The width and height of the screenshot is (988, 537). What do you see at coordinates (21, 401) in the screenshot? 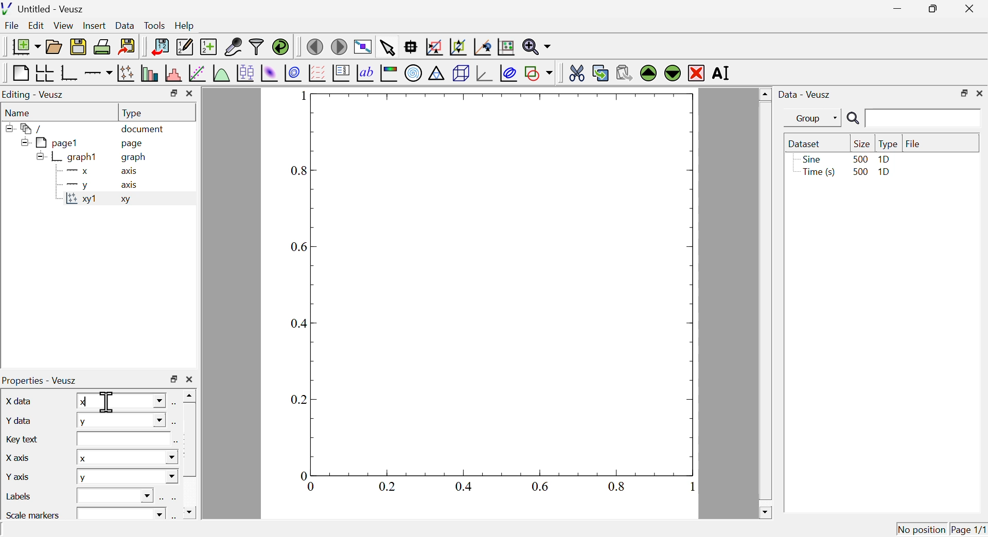
I see `x data` at bounding box center [21, 401].